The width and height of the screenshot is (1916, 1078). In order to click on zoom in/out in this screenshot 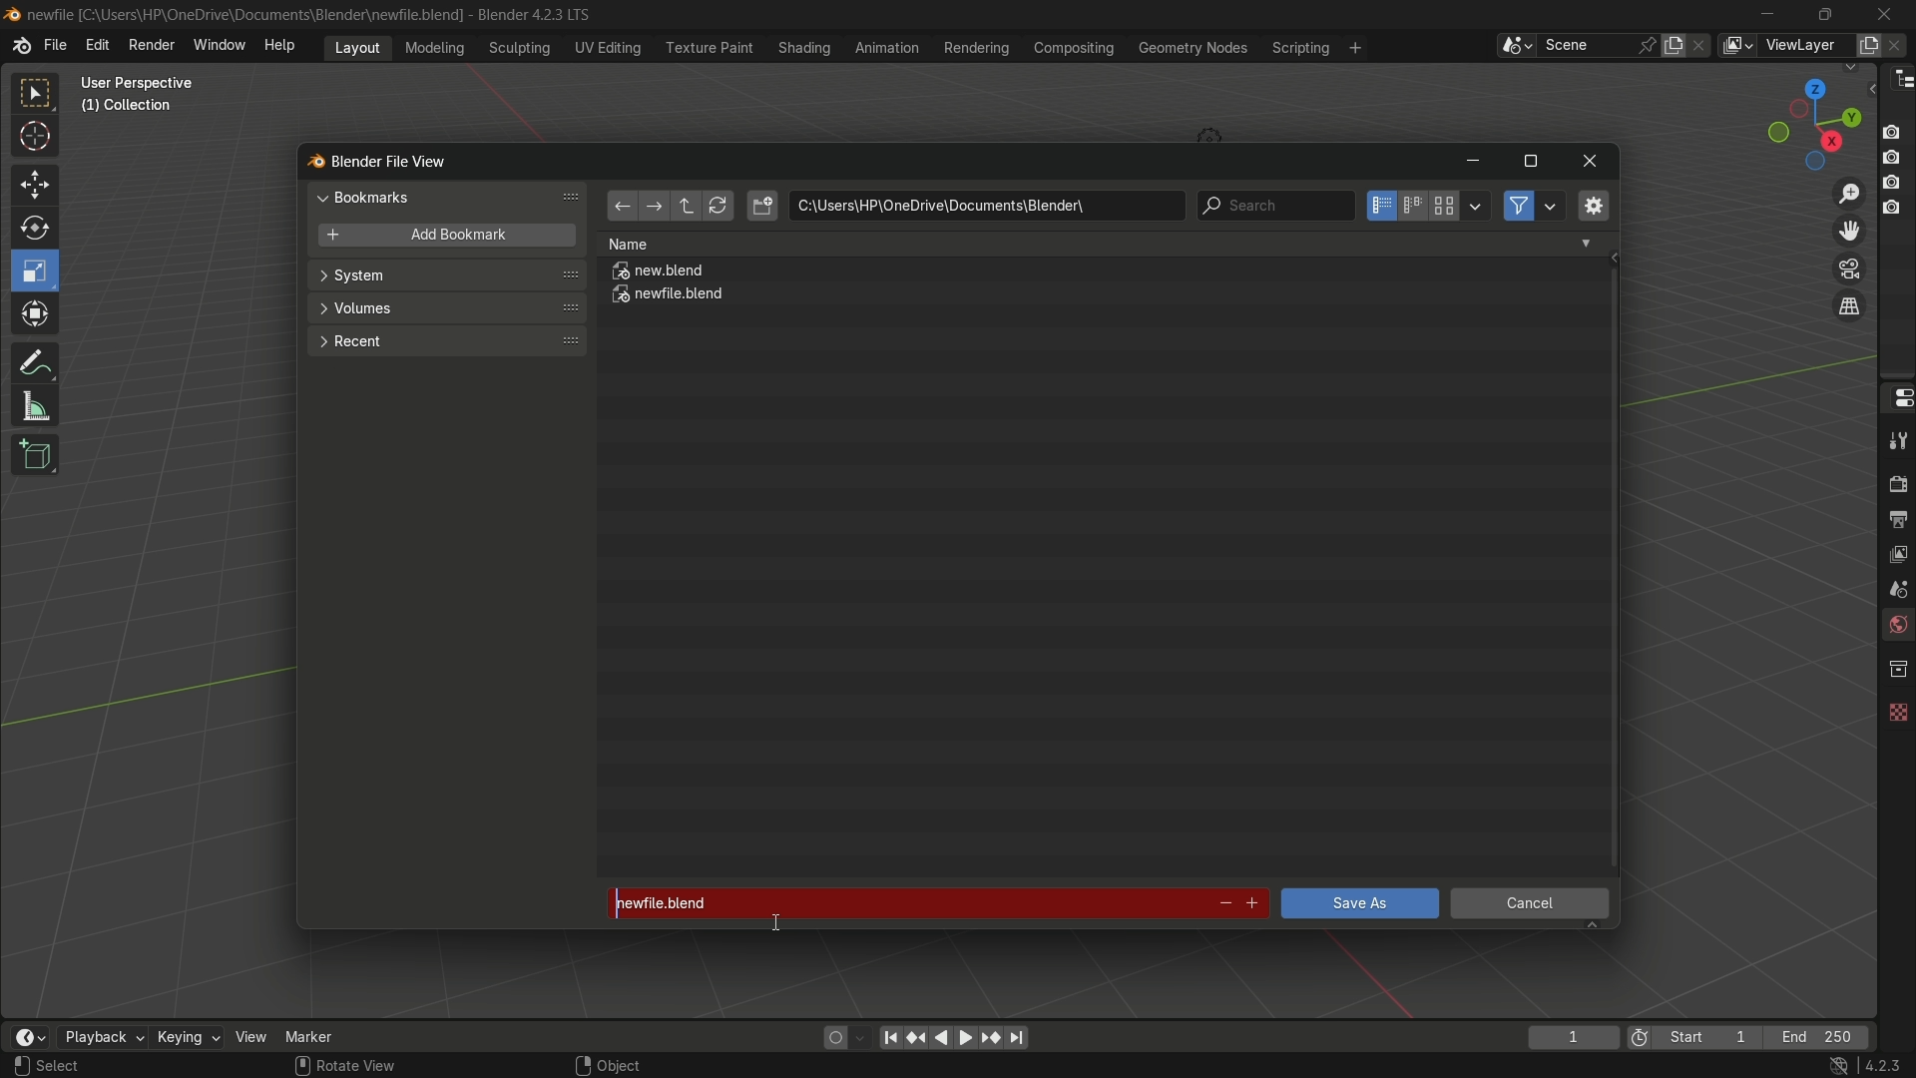, I will do `click(1850, 191)`.